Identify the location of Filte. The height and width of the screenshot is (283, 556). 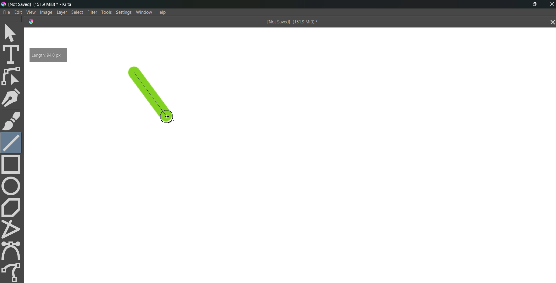
(91, 12).